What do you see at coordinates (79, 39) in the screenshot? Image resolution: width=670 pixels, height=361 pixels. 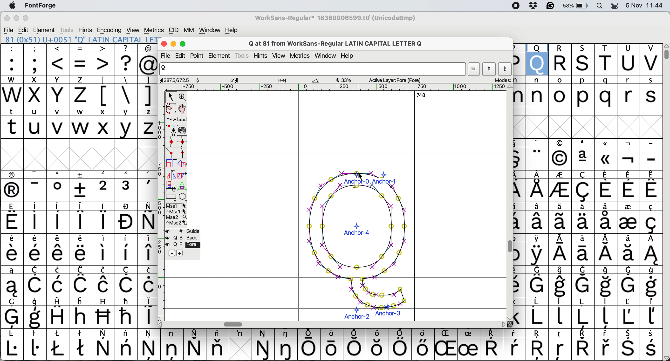 I see `81 (0x51) U+0051 "Q" LATIN CAPITAL LET` at bounding box center [79, 39].